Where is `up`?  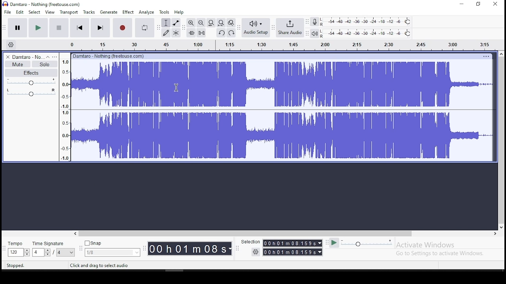
up is located at coordinates (501, 54).